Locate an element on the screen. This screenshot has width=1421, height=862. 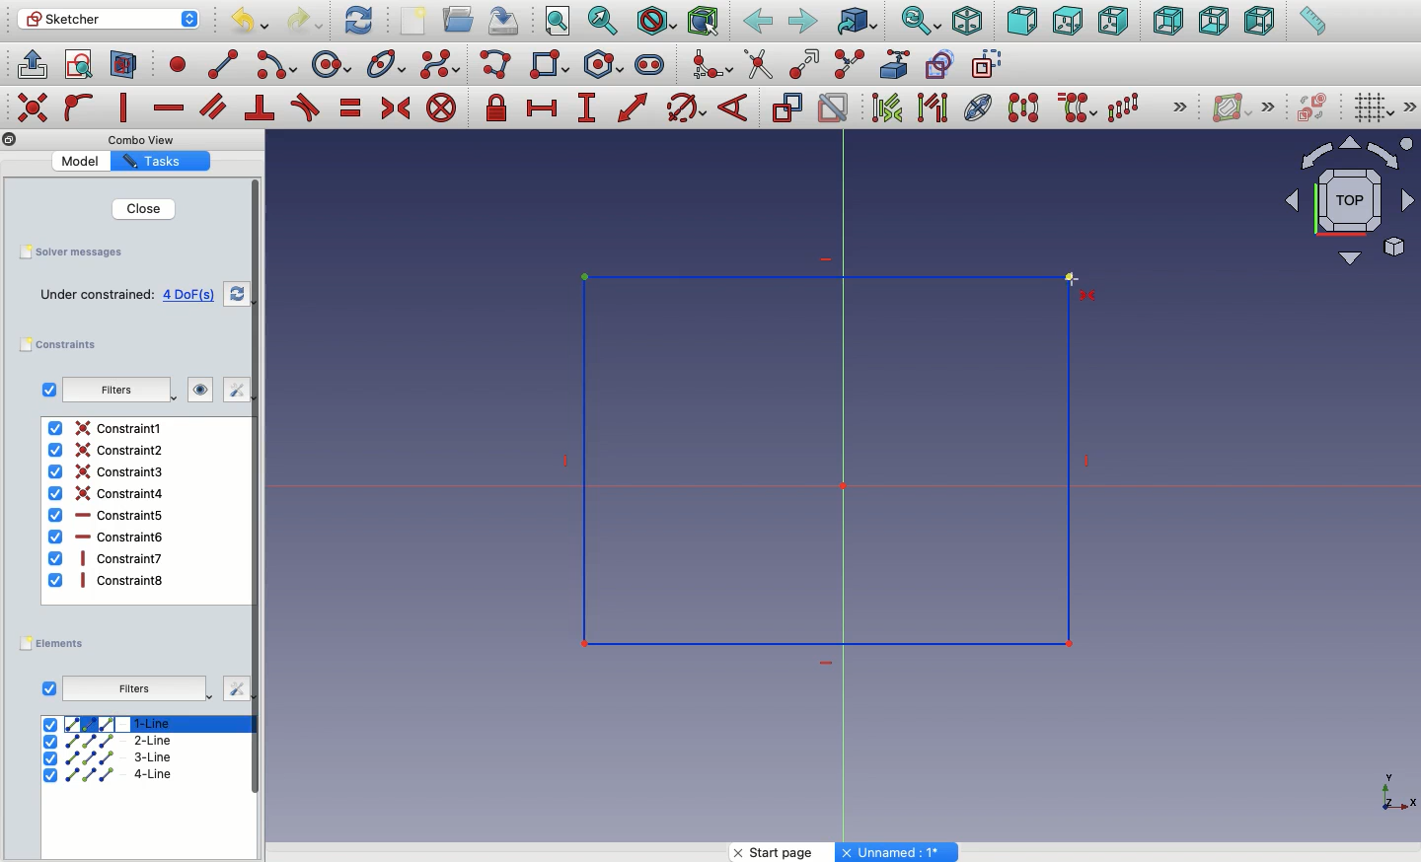
Rectangular array is located at coordinates (1125, 108).